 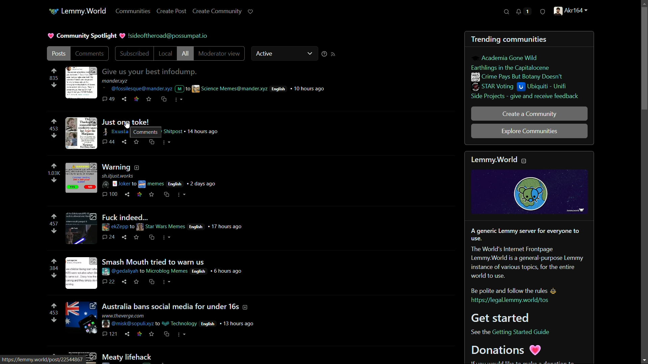 What do you see at coordinates (148, 99) in the screenshot?
I see `save` at bounding box center [148, 99].